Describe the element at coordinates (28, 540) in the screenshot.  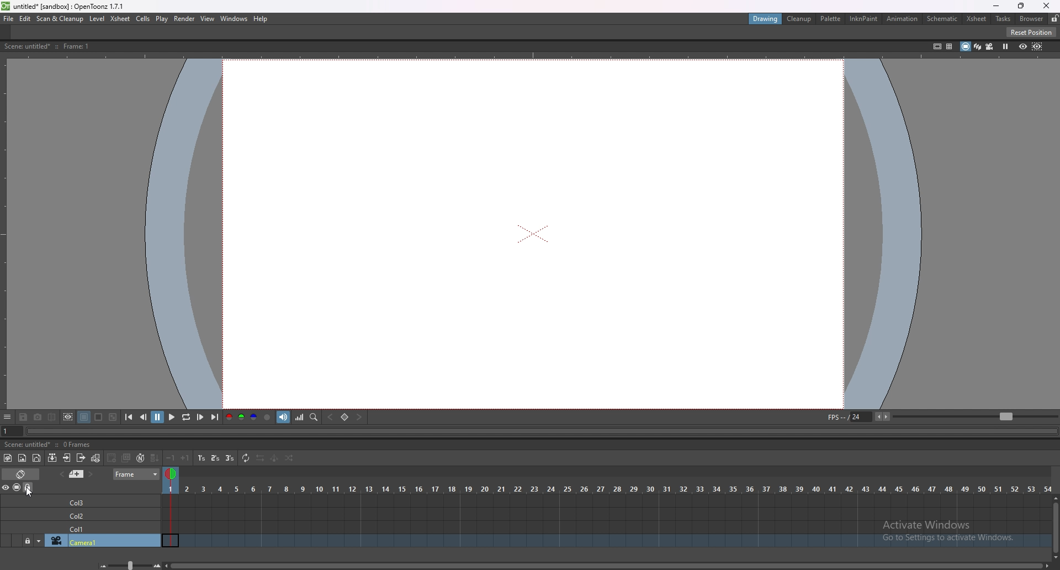
I see `locked timeline` at that location.